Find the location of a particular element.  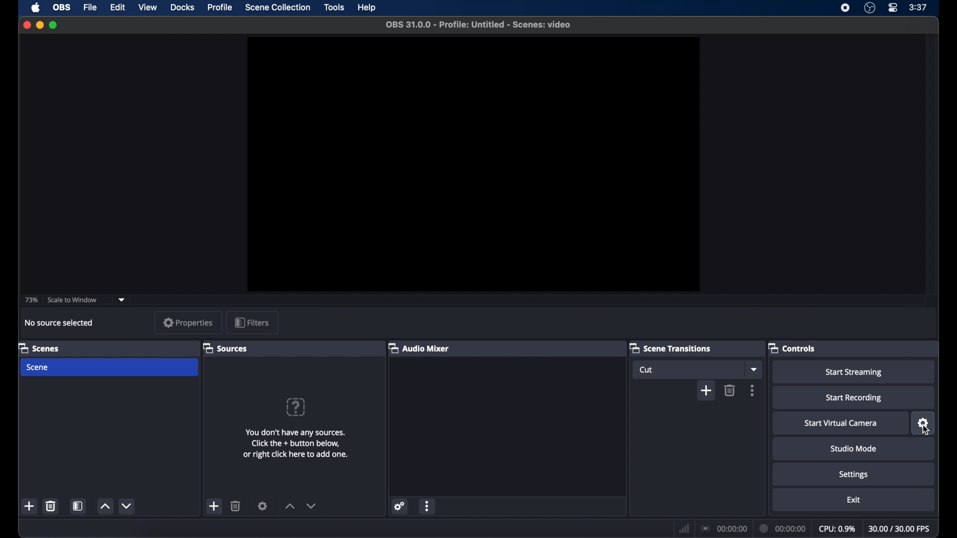

scale to window is located at coordinates (73, 300).